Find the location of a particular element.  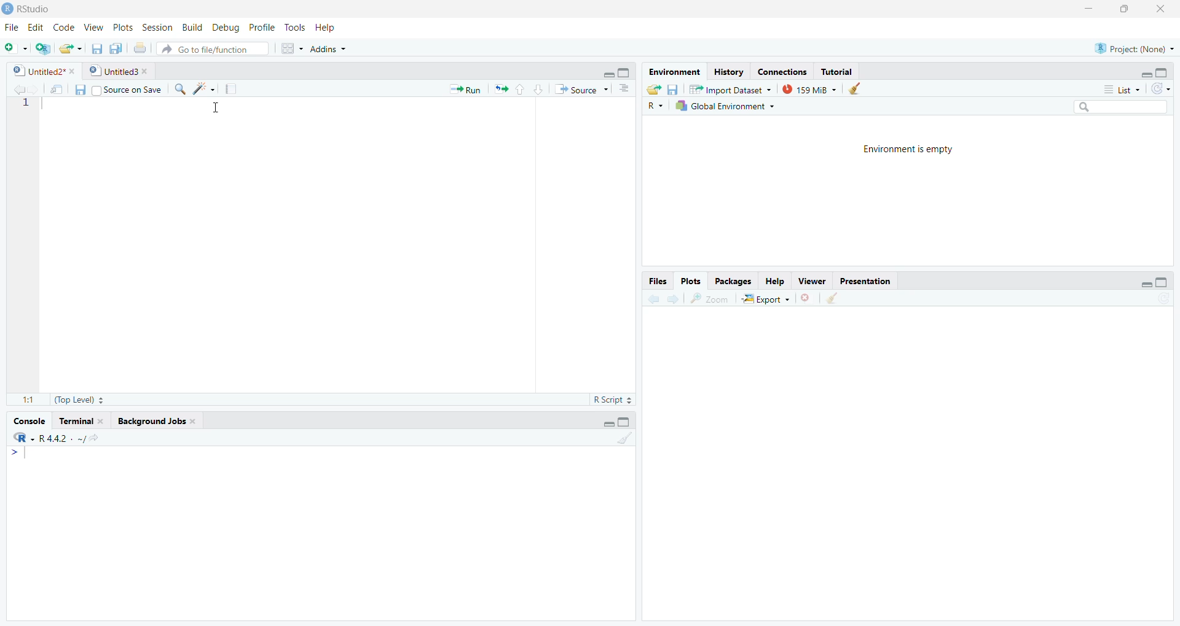

Save all open documents is located at coordinates (116, 49).